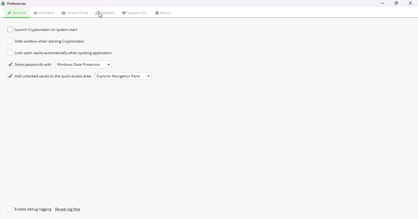 The height and width of the screenshot is (219, 418). What do you see at coordinates (123, 76) in the screenshot?
I see `explorer navigation pane` at bounding box center [123, 76].